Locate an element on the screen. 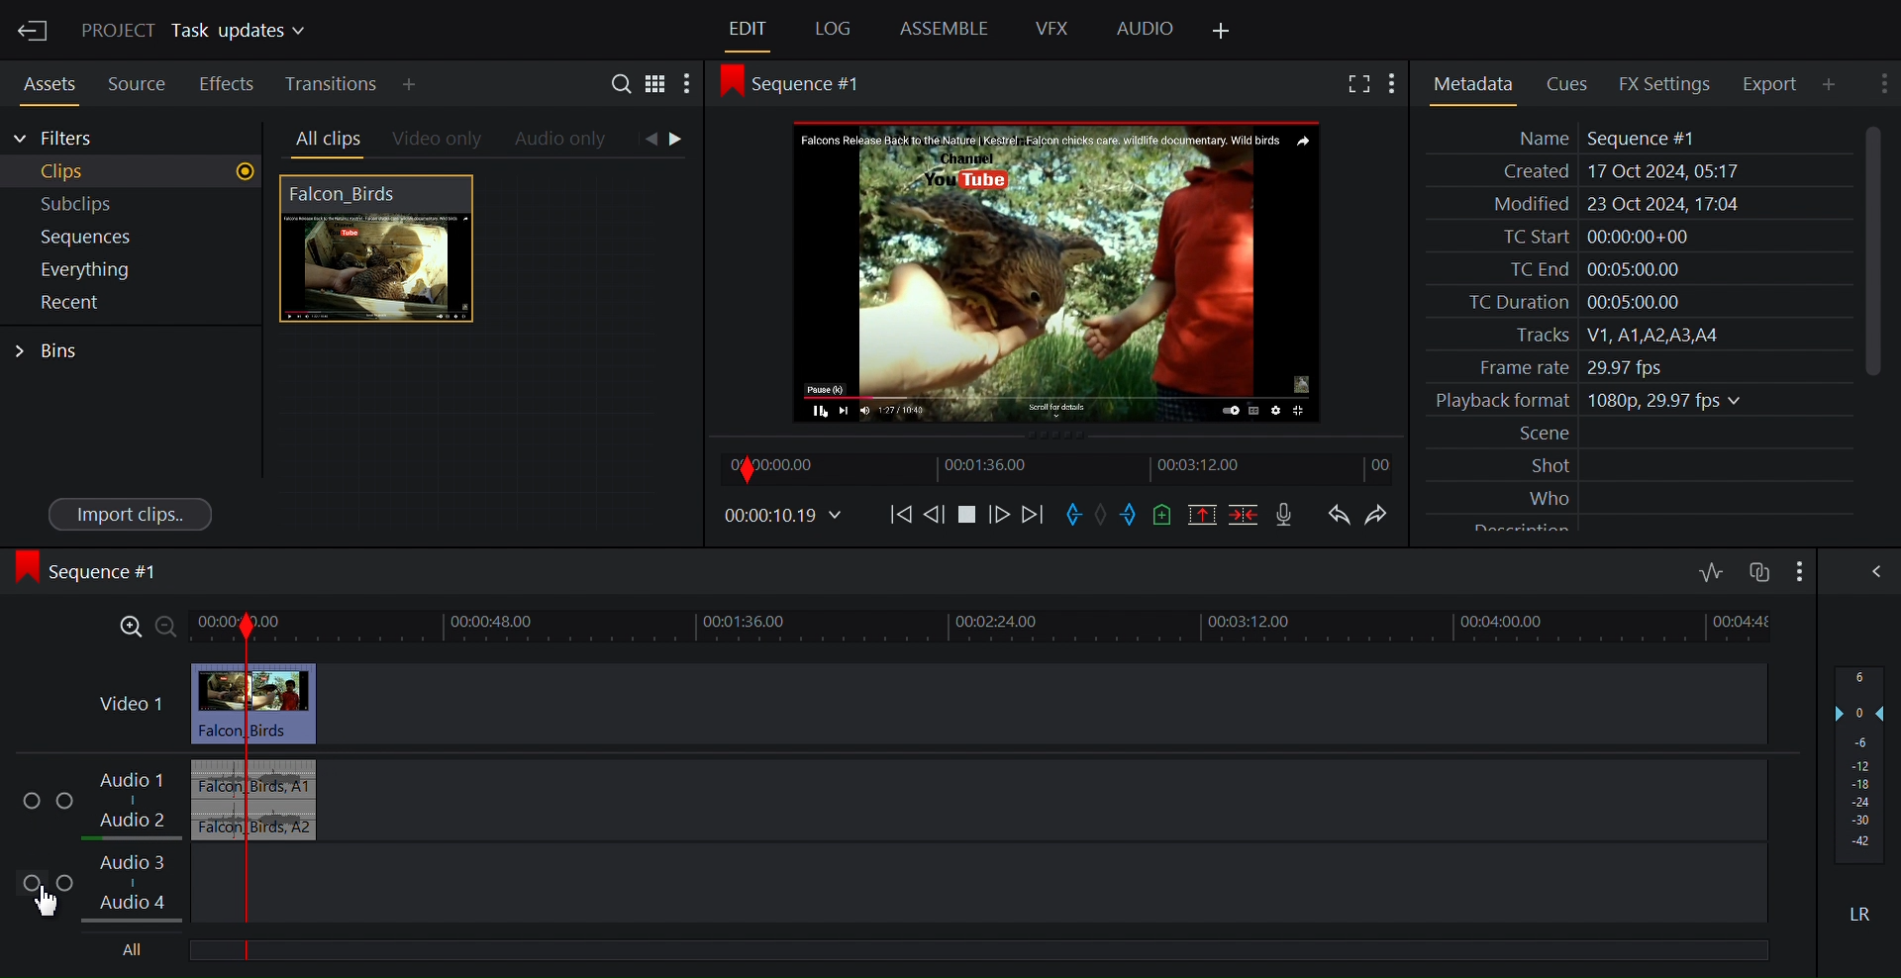 This screenshot has width=1901, height=978. Assets Panel is located at coordinates (44, 81).